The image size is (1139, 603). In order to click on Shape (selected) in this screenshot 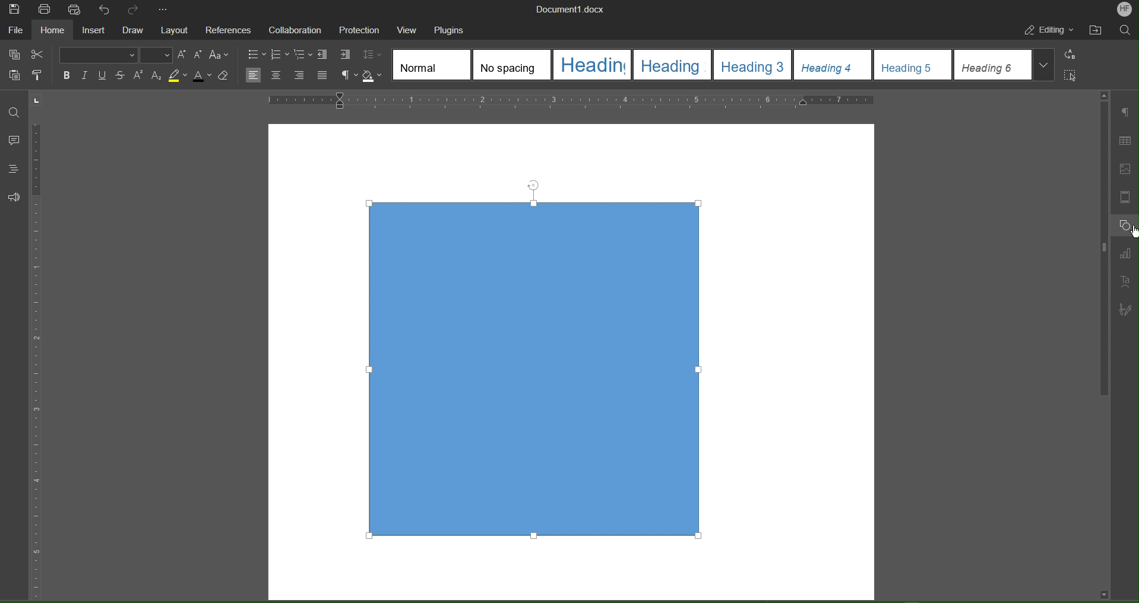, I will do `click(533, 362)`.